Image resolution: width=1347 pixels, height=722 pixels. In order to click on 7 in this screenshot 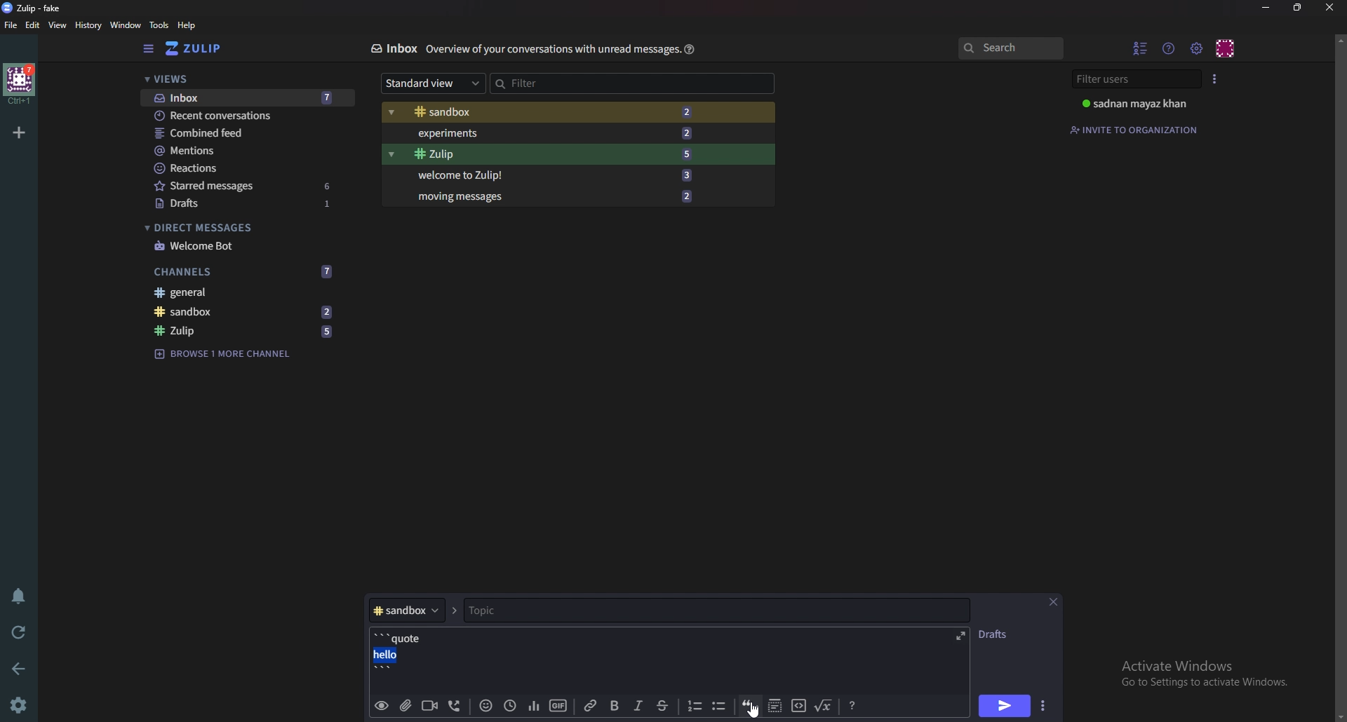, I will do `click(335, 97)`.